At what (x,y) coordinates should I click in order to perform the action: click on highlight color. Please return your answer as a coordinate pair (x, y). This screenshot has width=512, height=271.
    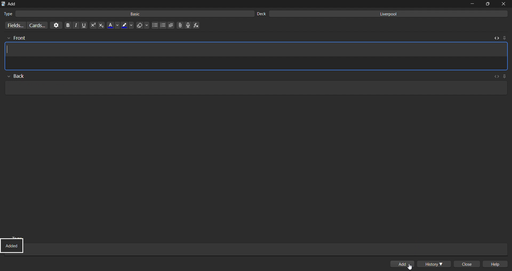
    Looking at the image, I should click on (128, 24).